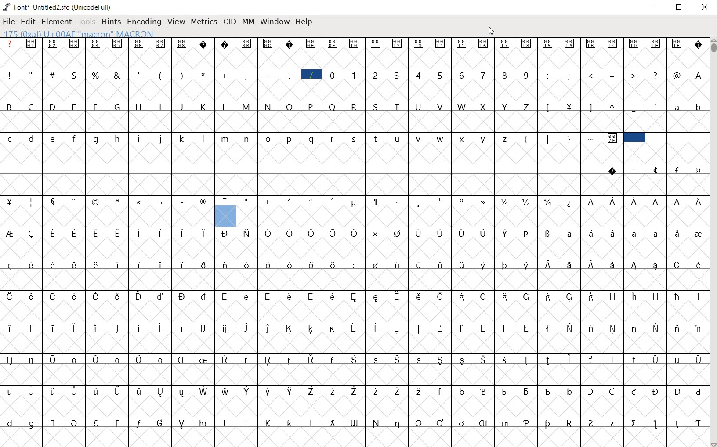 Image resolution: width=717 pixels, height=447 pixels. I want to click on V, so click(442, 106).